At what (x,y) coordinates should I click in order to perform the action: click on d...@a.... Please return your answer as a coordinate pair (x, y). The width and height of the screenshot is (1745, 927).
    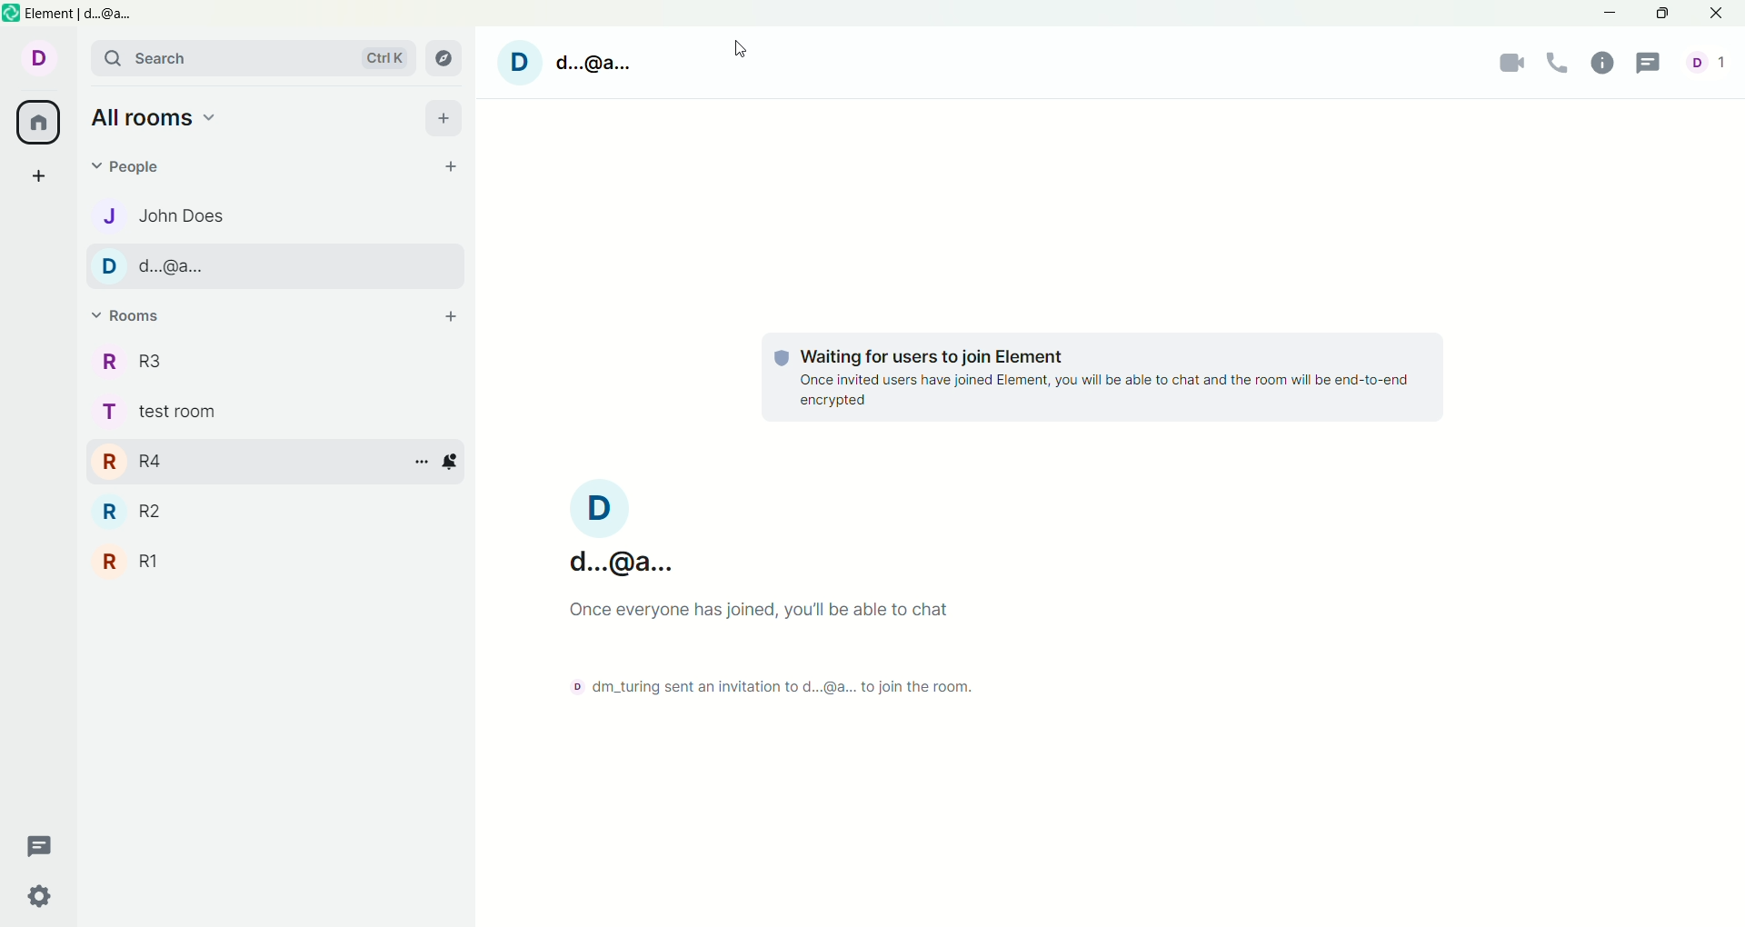
    Looking at the image, I should click on (623, 563).